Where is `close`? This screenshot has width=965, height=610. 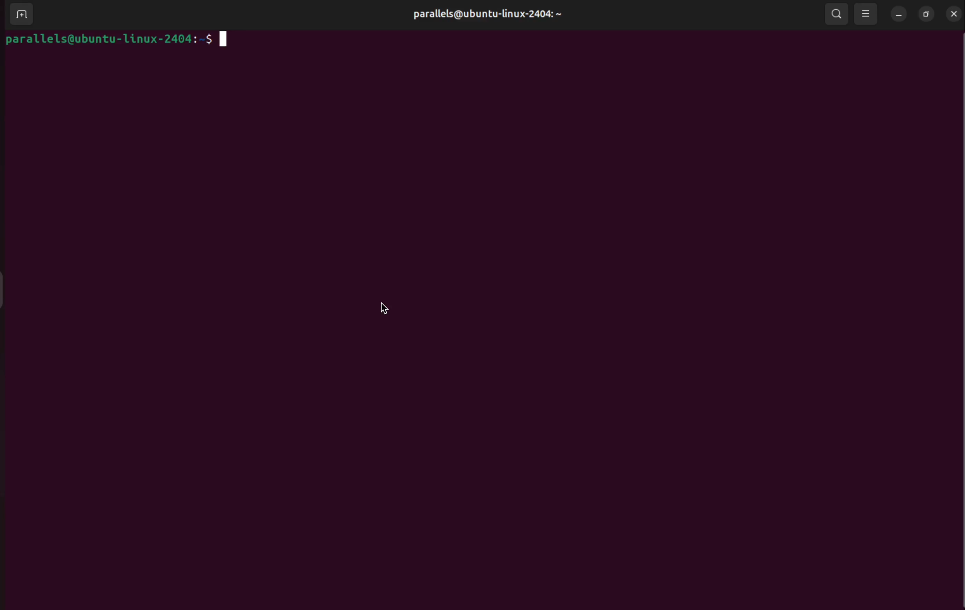 close is located at coordinates (953, 12).